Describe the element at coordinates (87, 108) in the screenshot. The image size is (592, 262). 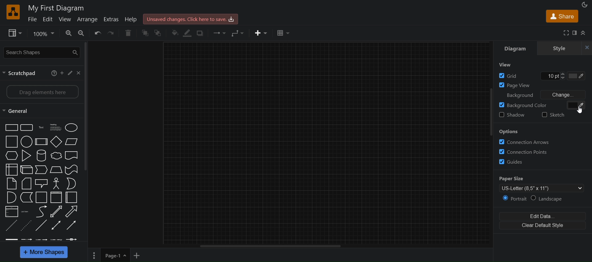
I see `vertical scroll bar` at that location.